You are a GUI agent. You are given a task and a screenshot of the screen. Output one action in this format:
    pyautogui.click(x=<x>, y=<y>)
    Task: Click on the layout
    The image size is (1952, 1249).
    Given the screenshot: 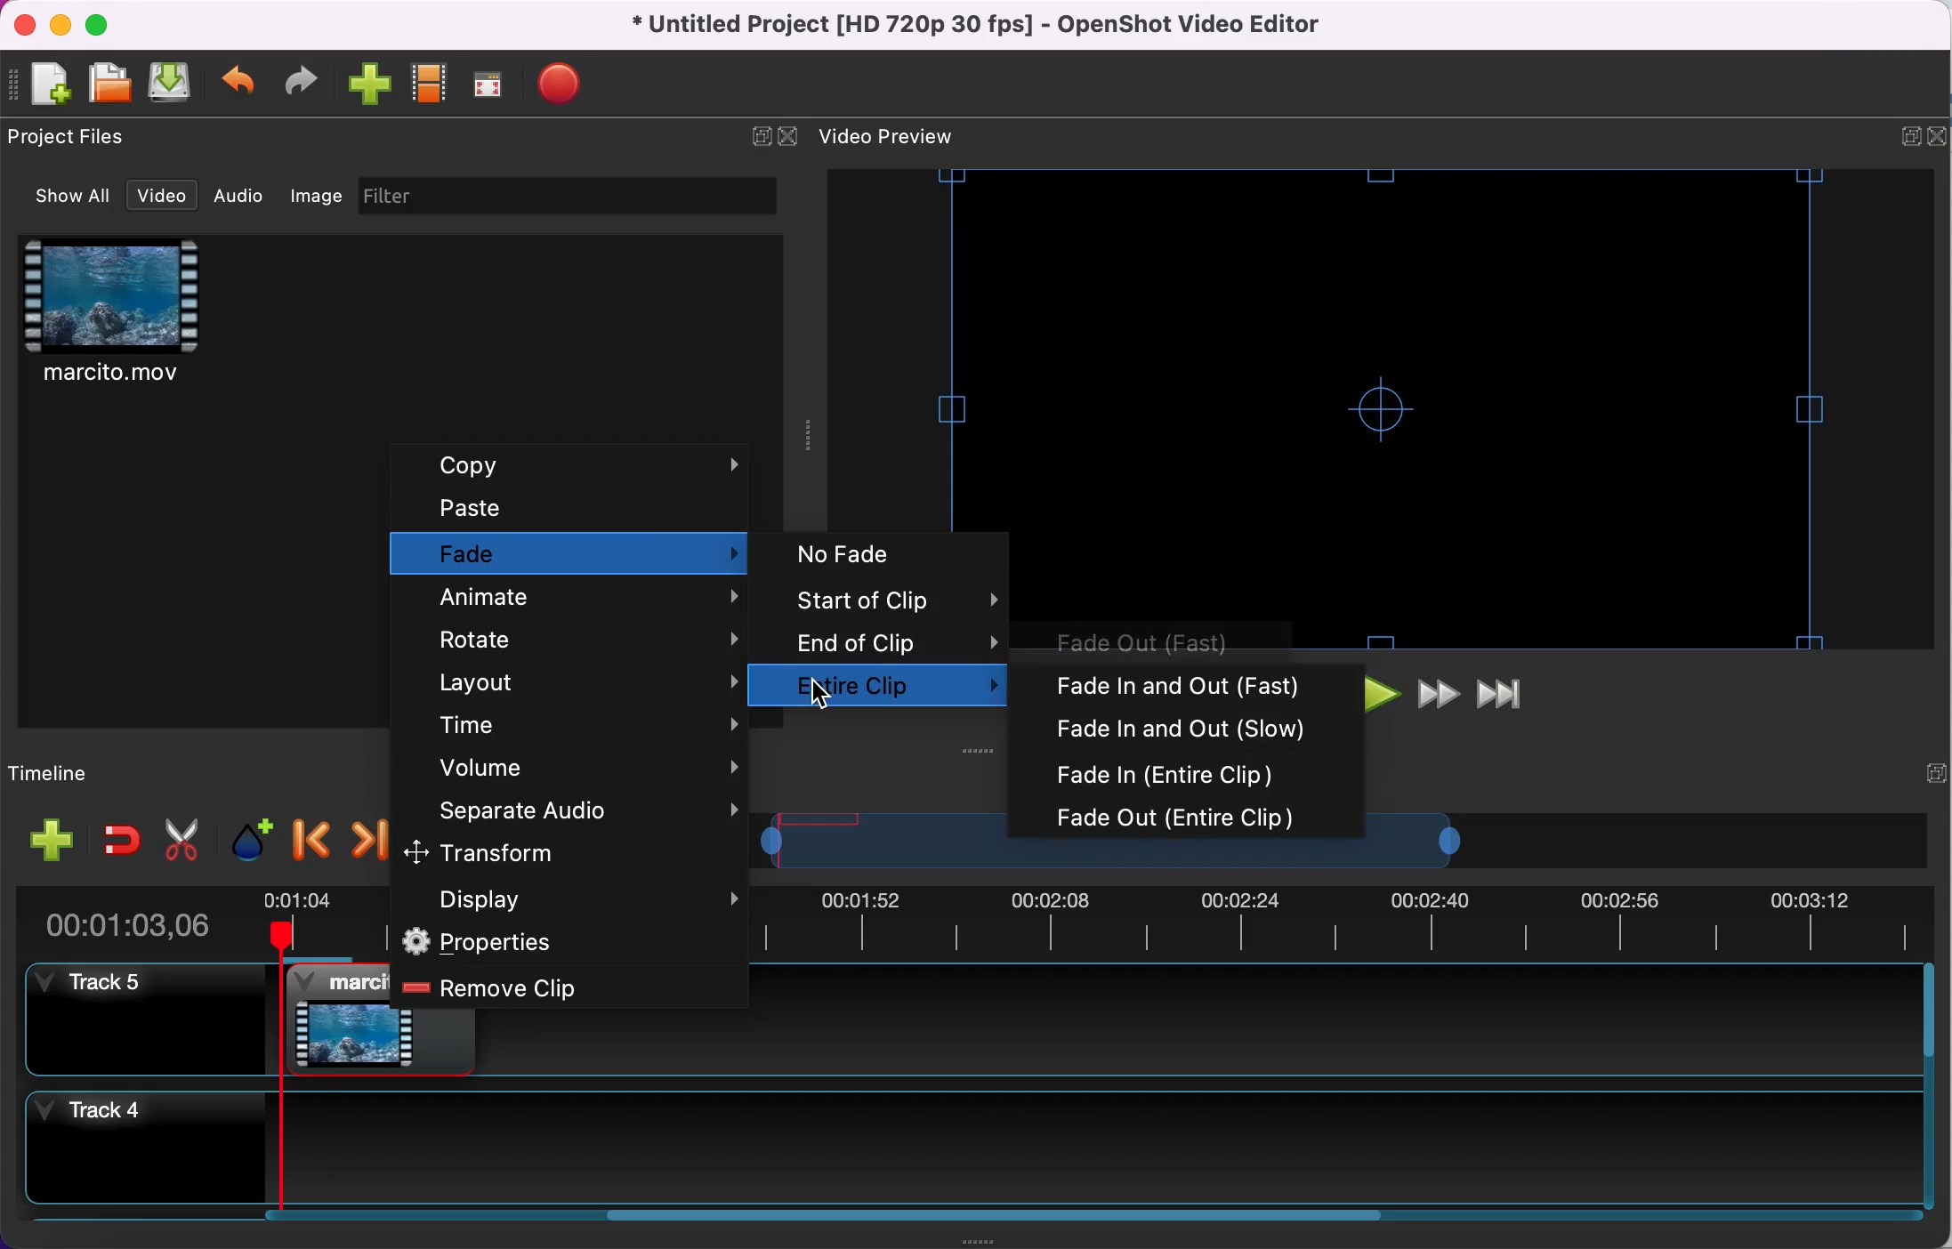 What is the action you would take?
    pyautogui.click(x=582, y=685)
    